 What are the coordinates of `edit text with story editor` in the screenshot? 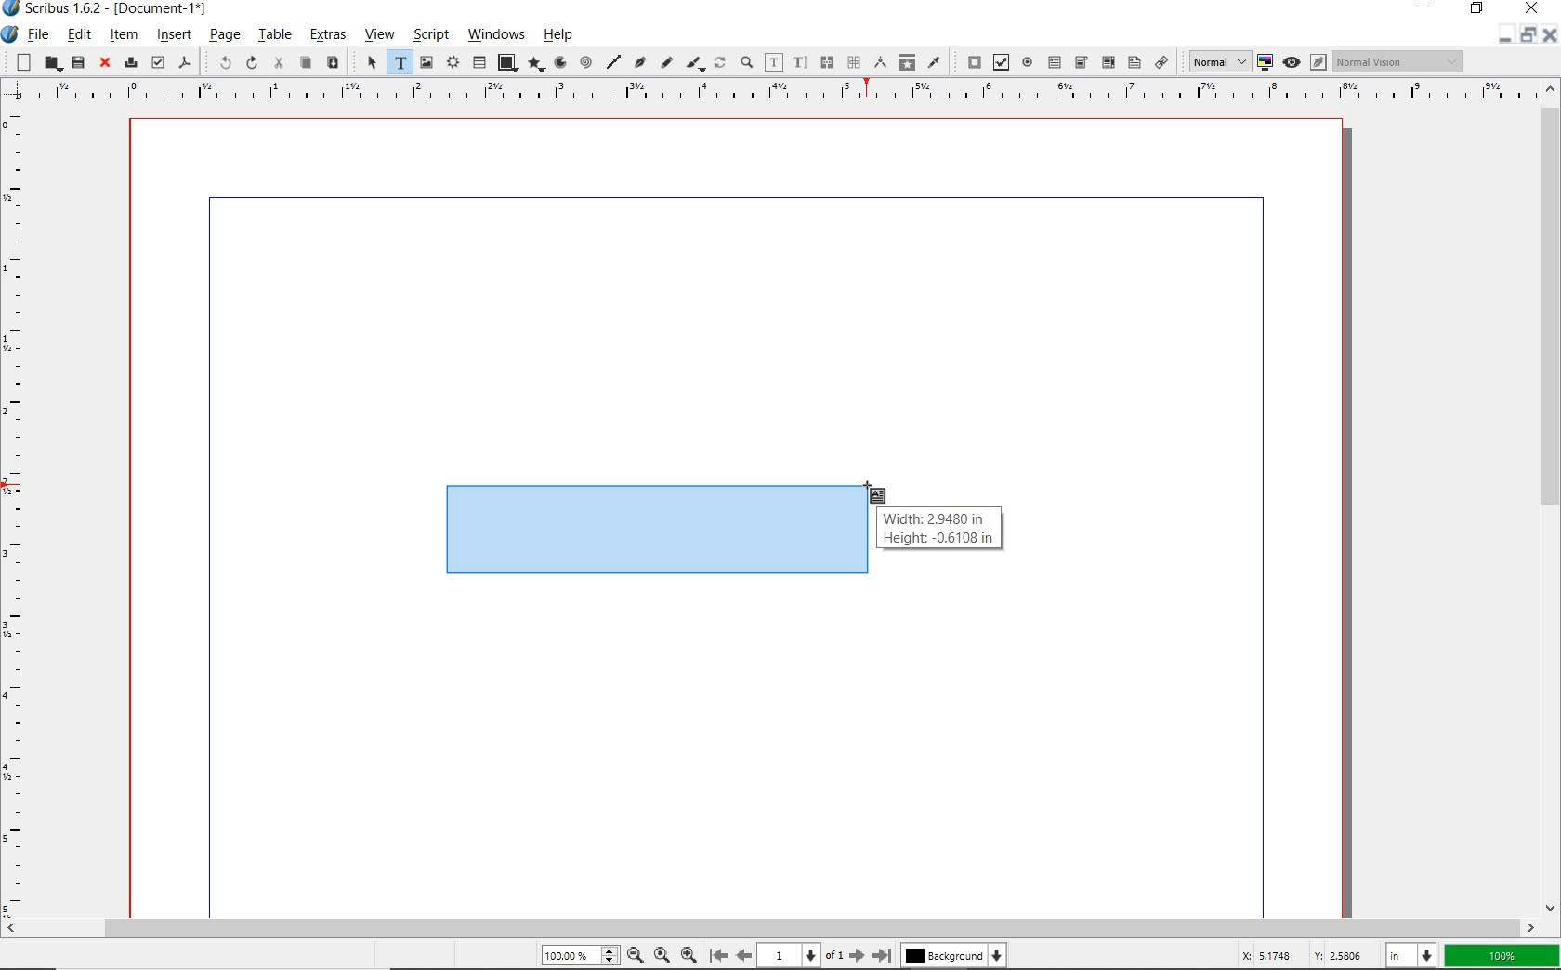 It's located at (799, 62).